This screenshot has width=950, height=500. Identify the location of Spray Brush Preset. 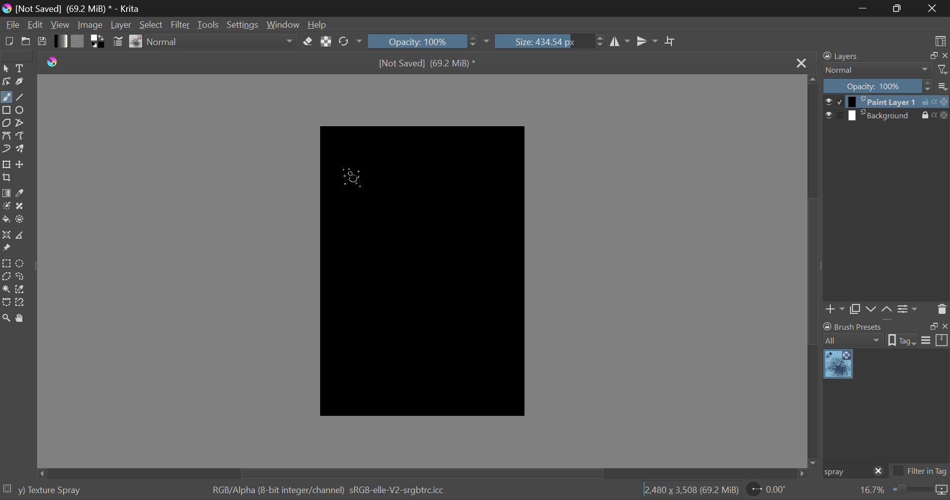
(838, 365).